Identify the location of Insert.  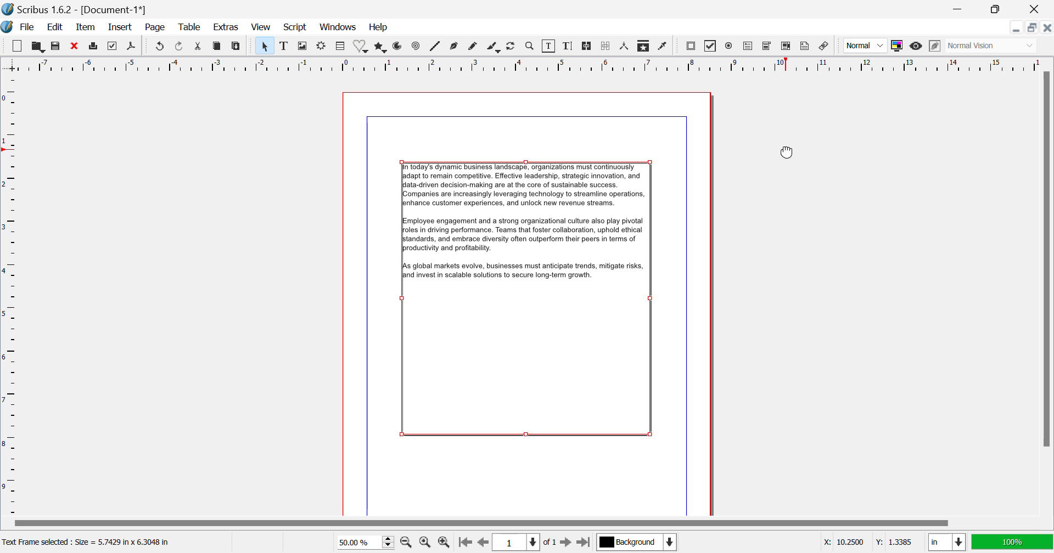
(121, 27).